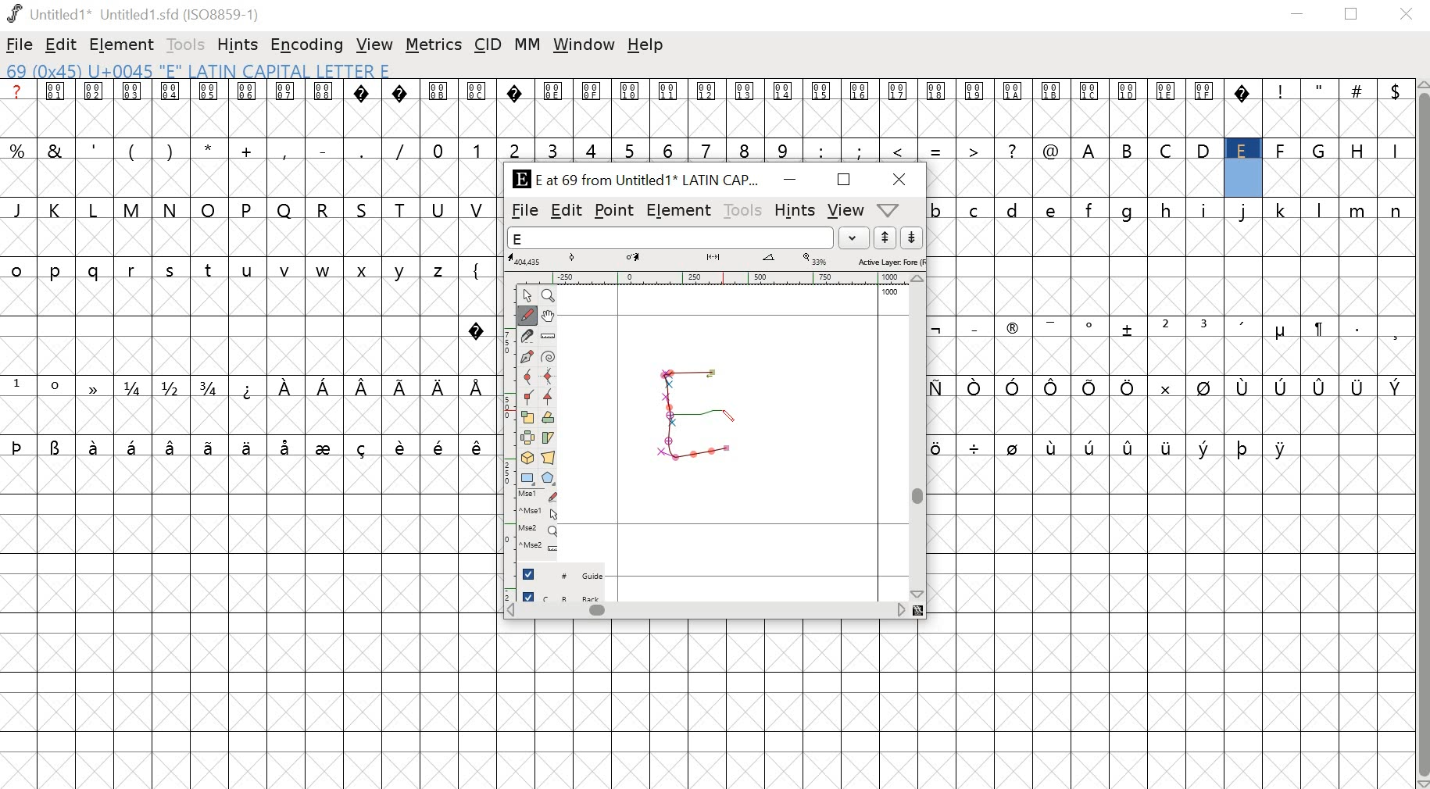  I want to click on special characters and symbols, so click(248, 387).